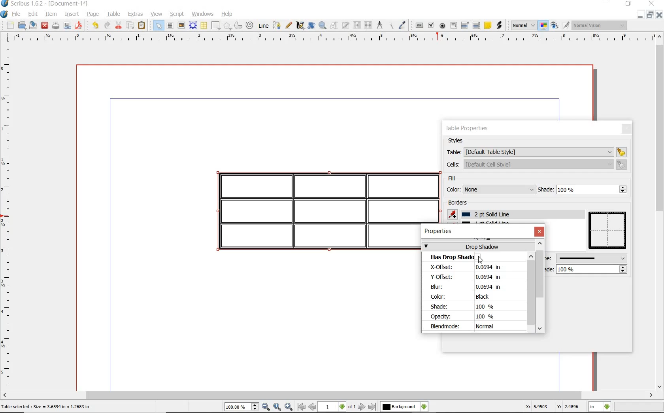  What do you see at coordinates (609, 231) in the screenshot?
I see `table preview` at bounding box center [609, 231].